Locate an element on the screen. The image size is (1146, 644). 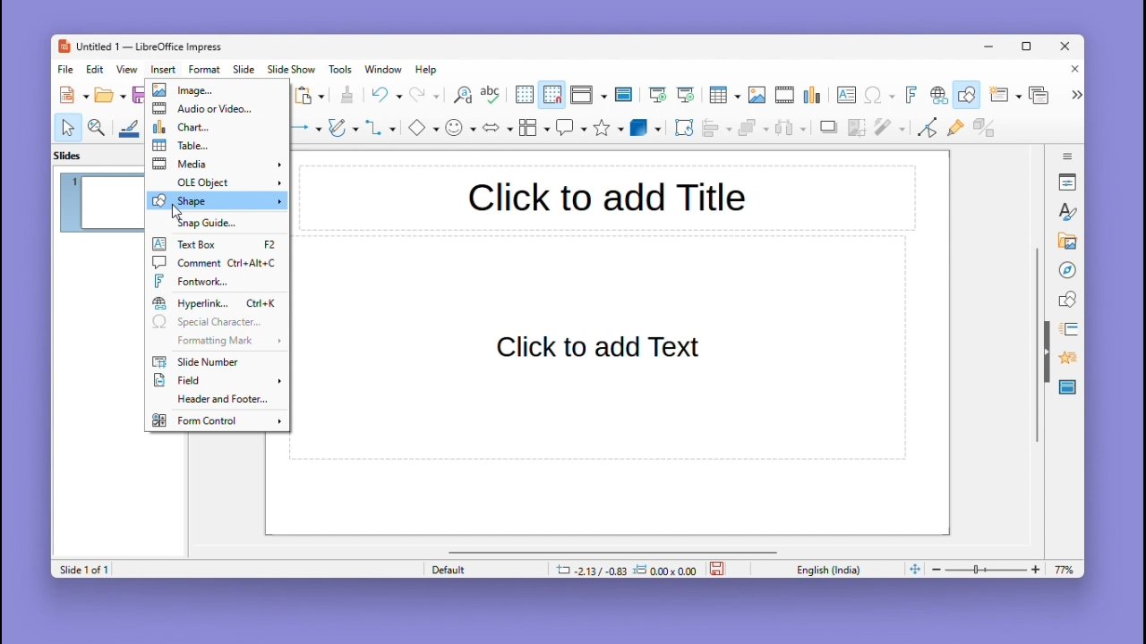
Open is located at coordinates (110, 96).